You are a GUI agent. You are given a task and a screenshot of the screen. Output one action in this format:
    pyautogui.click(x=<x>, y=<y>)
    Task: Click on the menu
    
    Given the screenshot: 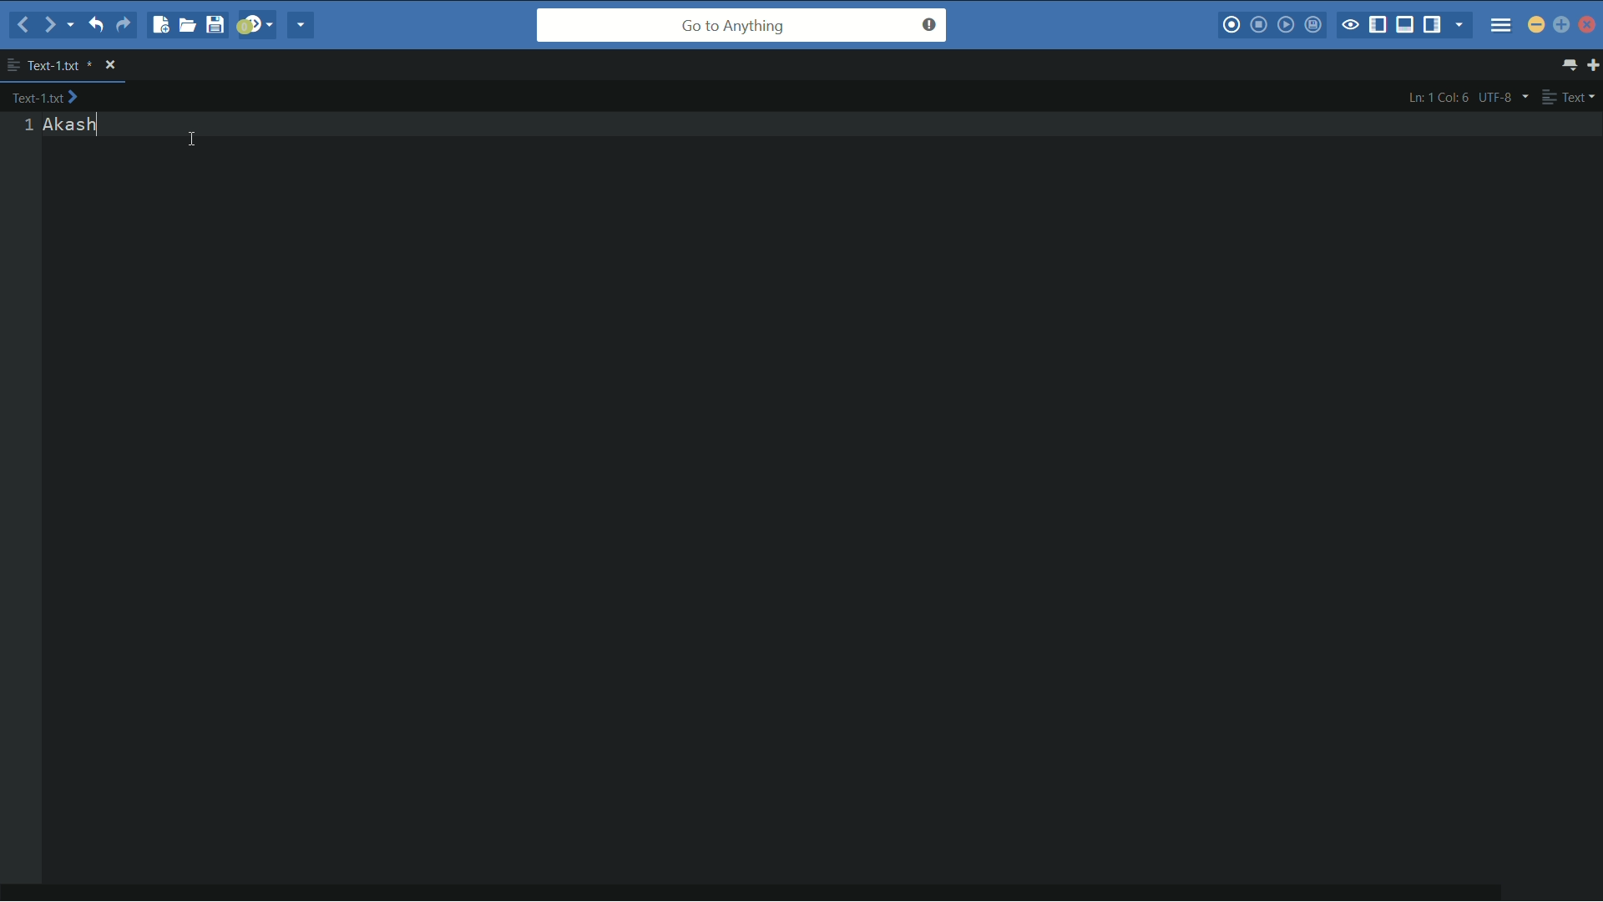 What is the action you would take?
    pyautogui.click(x=1501, y=24)
    